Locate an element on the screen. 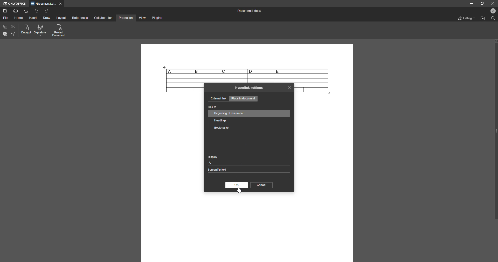 Image resolution: width=498 pixels, height=262 pixels. Protected Document is located at coordinates (59, 31).